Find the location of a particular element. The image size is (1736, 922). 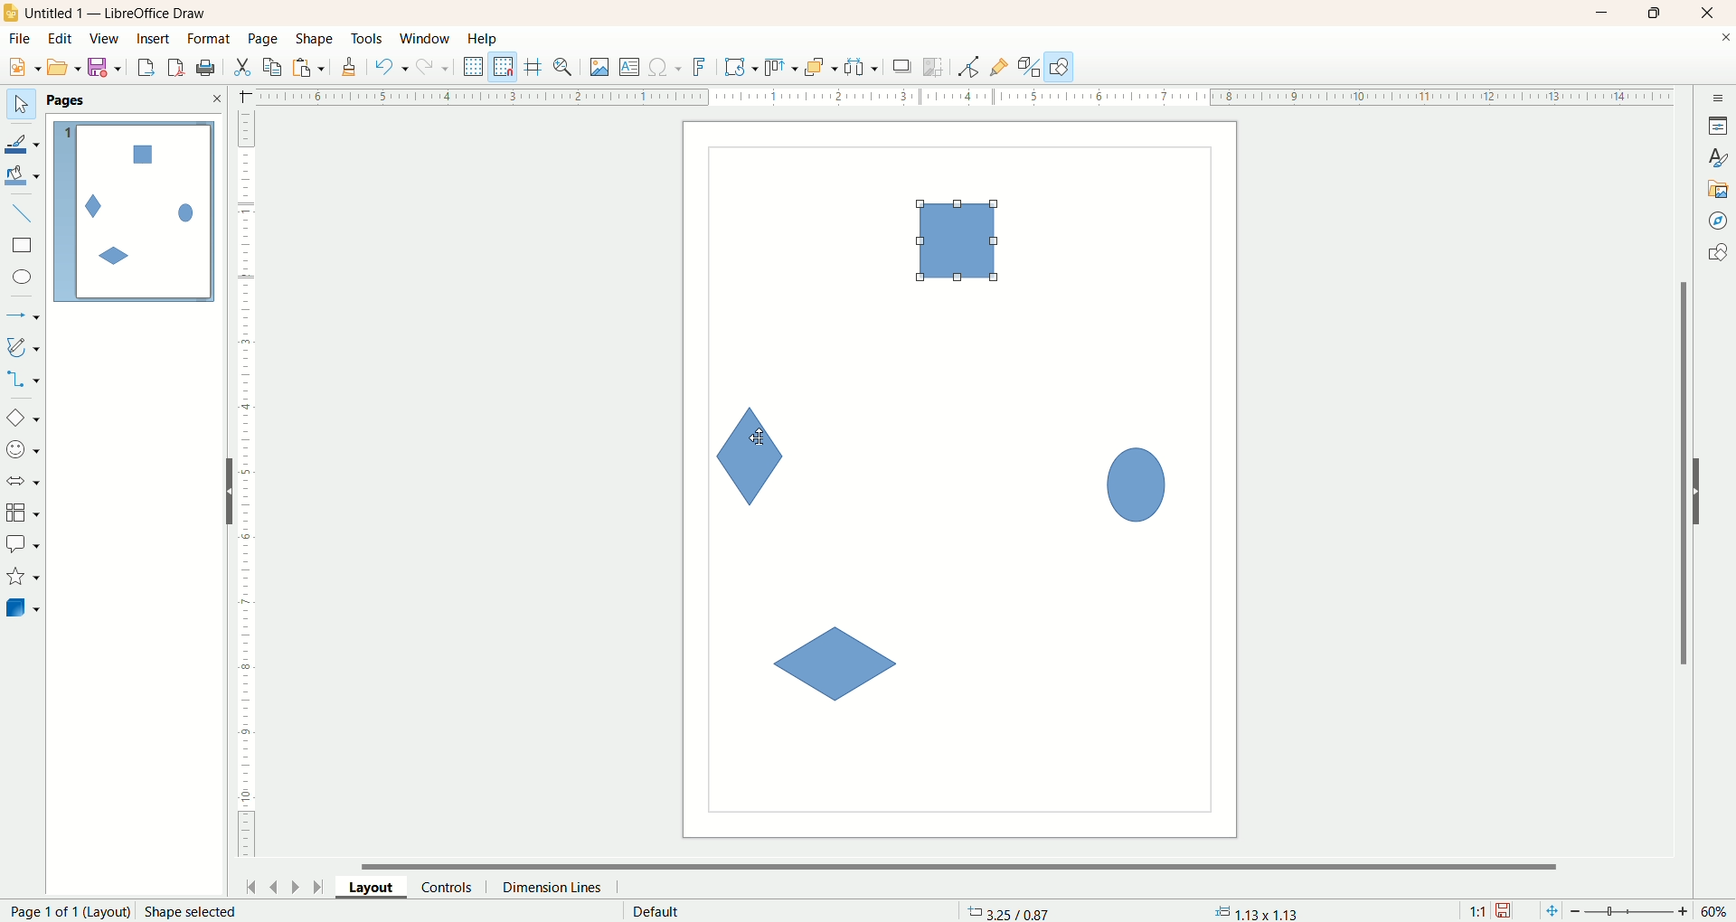

select at least three objects to distribute is located at coordinates (863, 67).